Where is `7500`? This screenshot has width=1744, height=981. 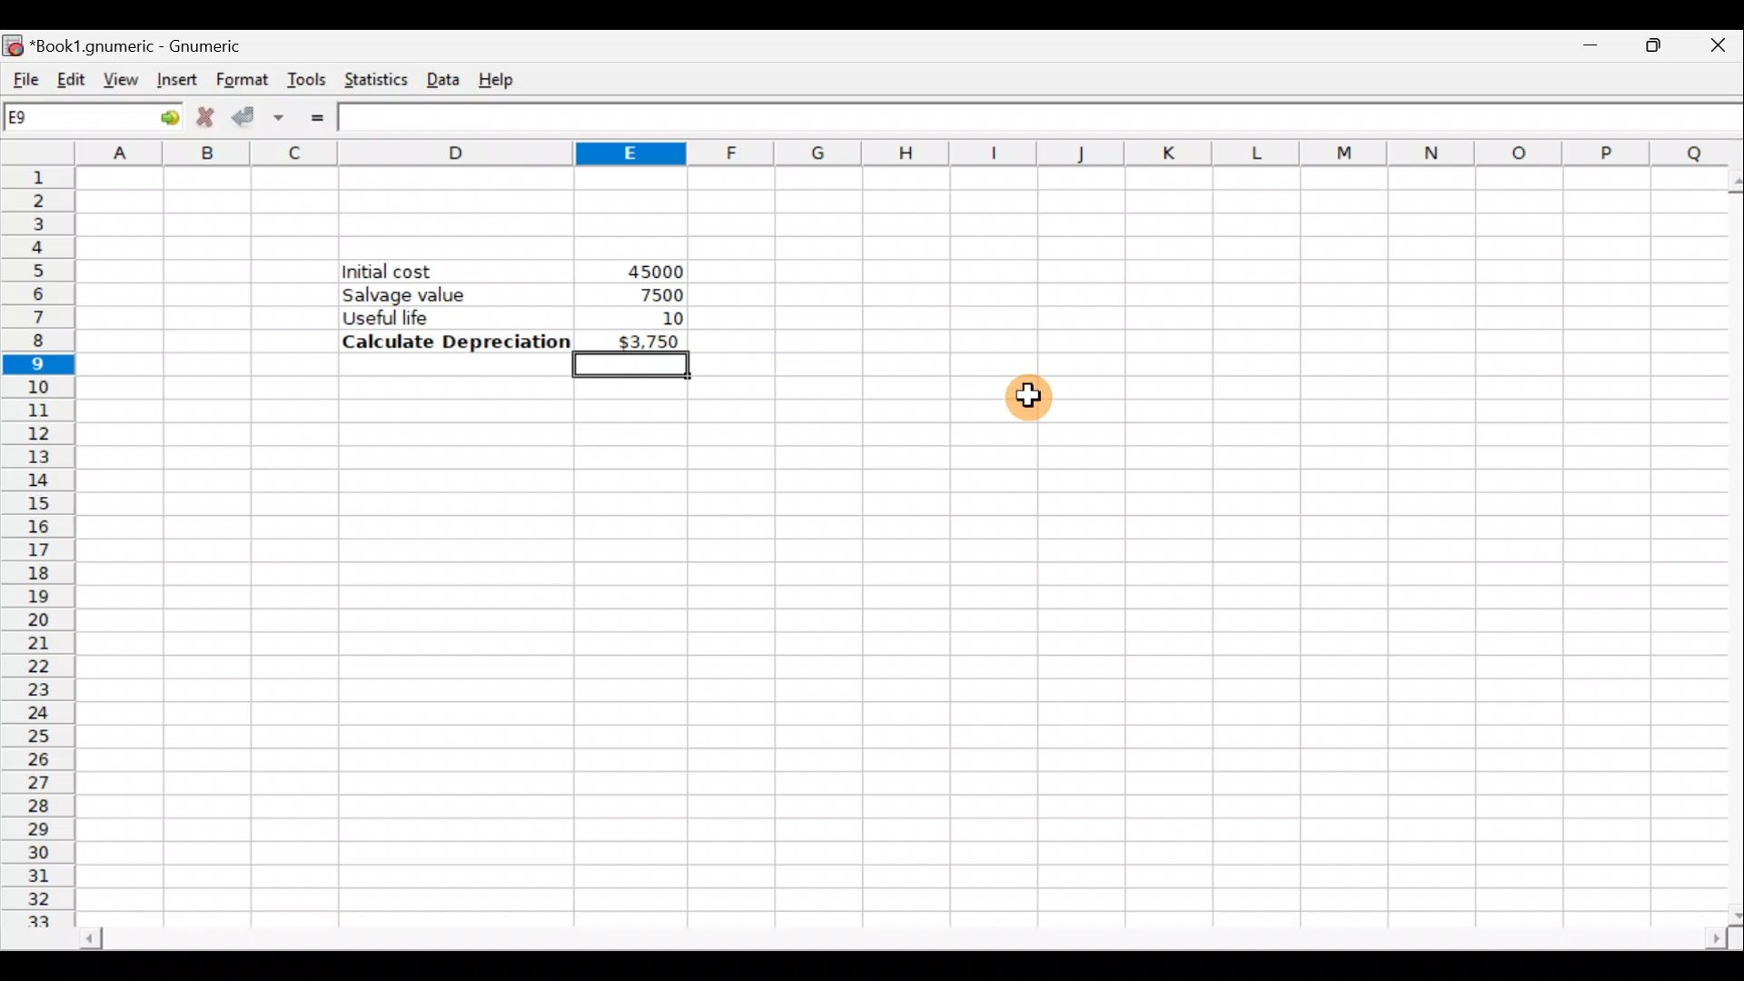
7500 is located at coordinates (653, 294).